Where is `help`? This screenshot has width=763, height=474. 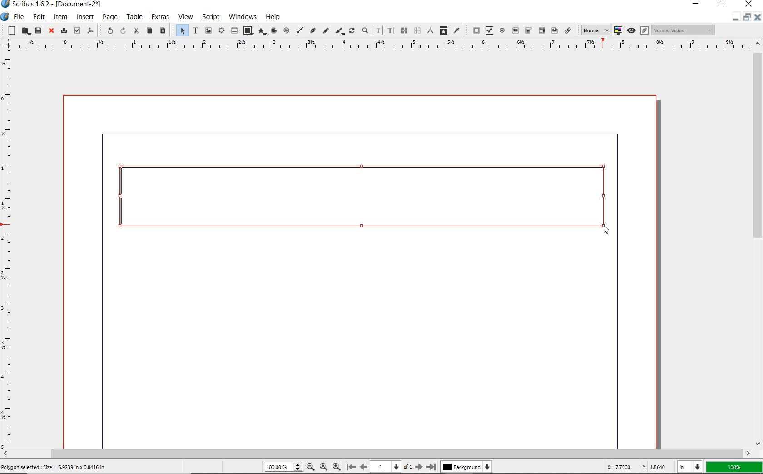 help is located at coordinates (274, 17).